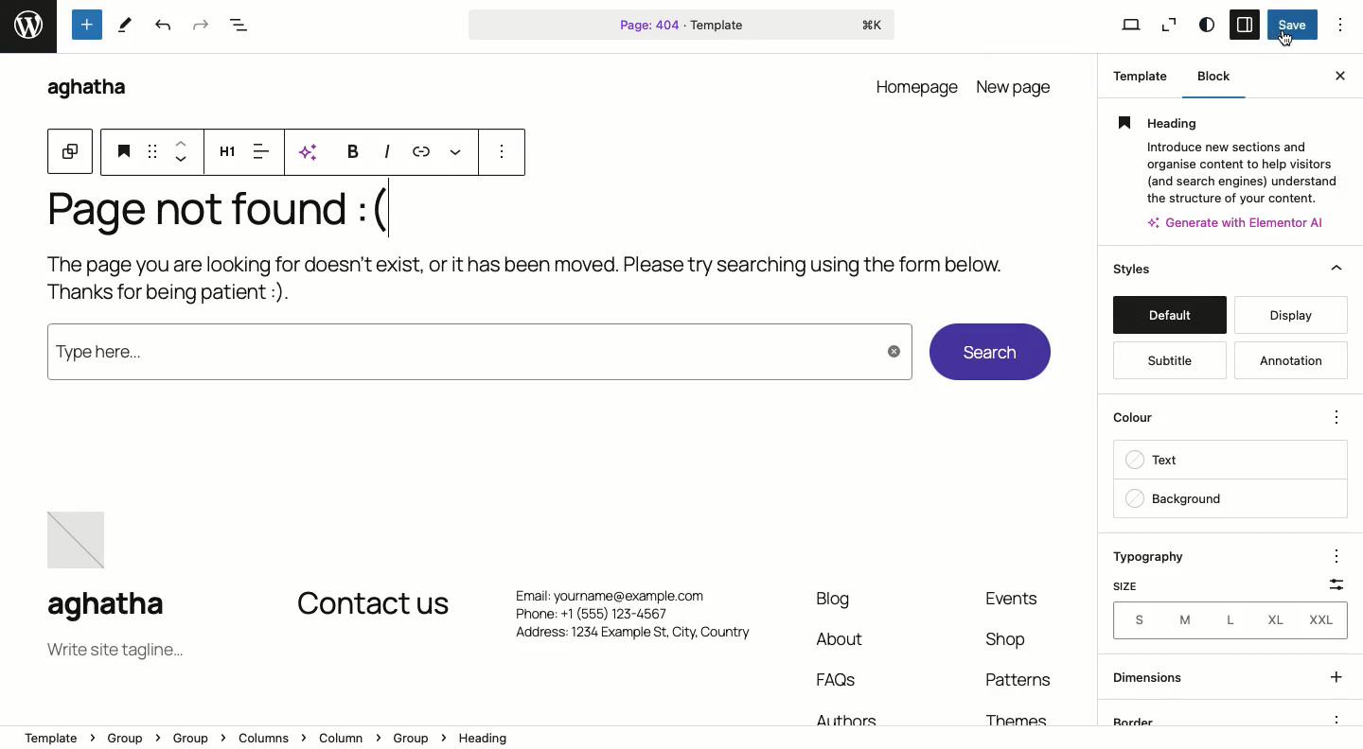  Describe the element at coordinates (239, 26) in the screenshot. I see `Document overview` at that location.